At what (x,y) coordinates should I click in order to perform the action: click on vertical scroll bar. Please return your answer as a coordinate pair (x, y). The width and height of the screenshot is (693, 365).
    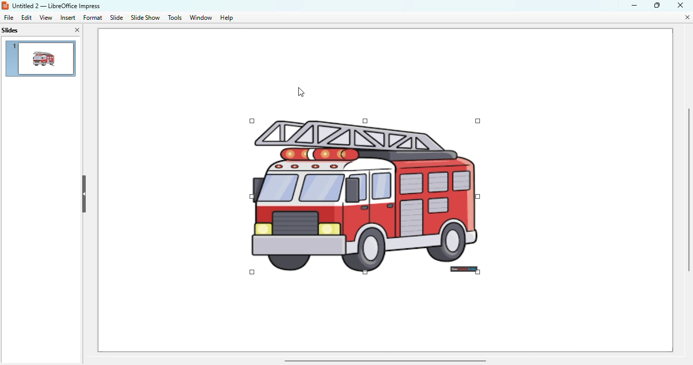
    Looking at the image, I should click on (687, 190).